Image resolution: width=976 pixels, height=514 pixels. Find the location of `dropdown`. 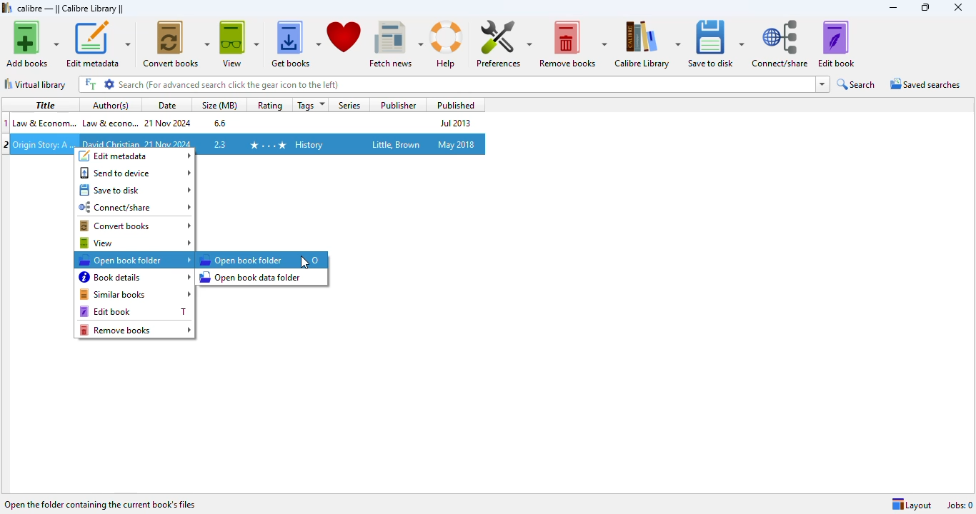

dropdown is located at coordinates (823, 84).